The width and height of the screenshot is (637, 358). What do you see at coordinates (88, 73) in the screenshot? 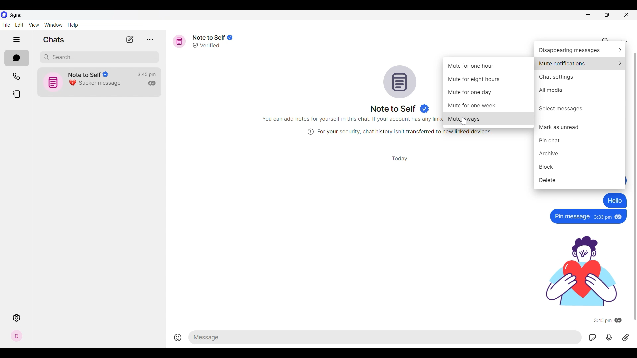
I see `Note to Self ` at bounding box center [88, 73].